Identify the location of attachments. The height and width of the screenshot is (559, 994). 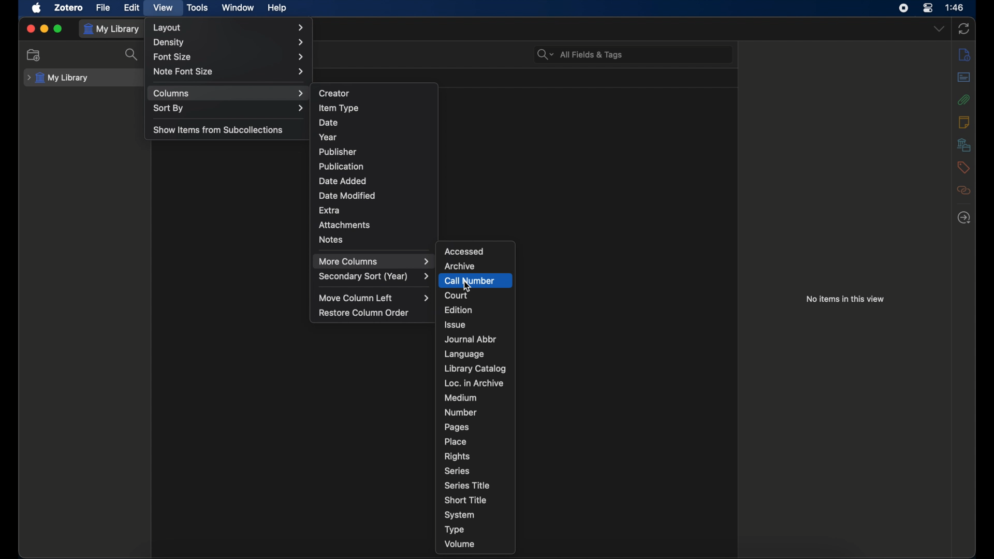
(345, 225).